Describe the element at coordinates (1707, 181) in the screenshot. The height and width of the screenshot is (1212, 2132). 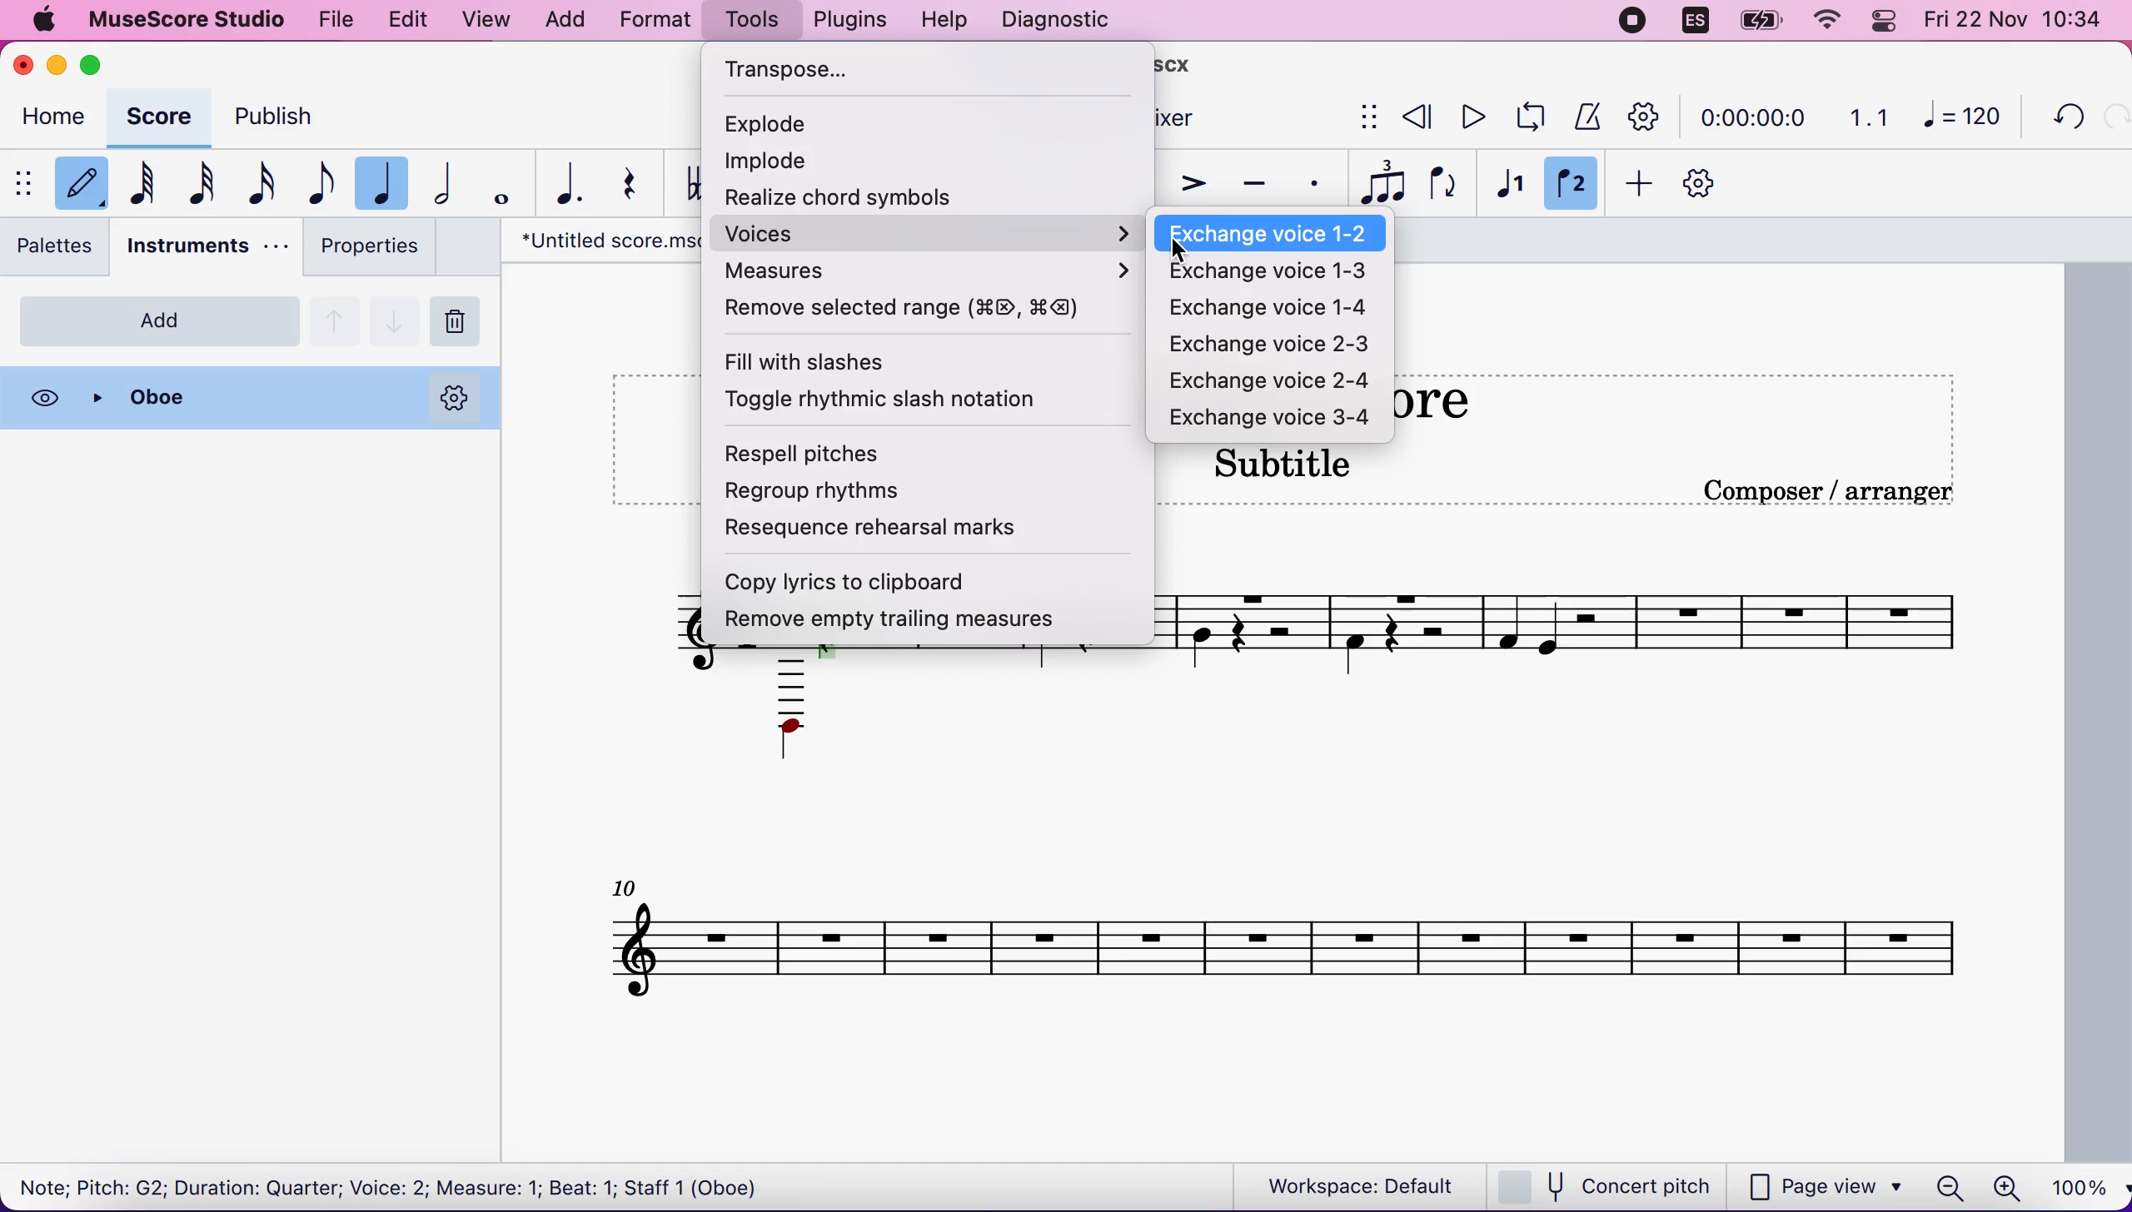
I see `customization tool` at that location.